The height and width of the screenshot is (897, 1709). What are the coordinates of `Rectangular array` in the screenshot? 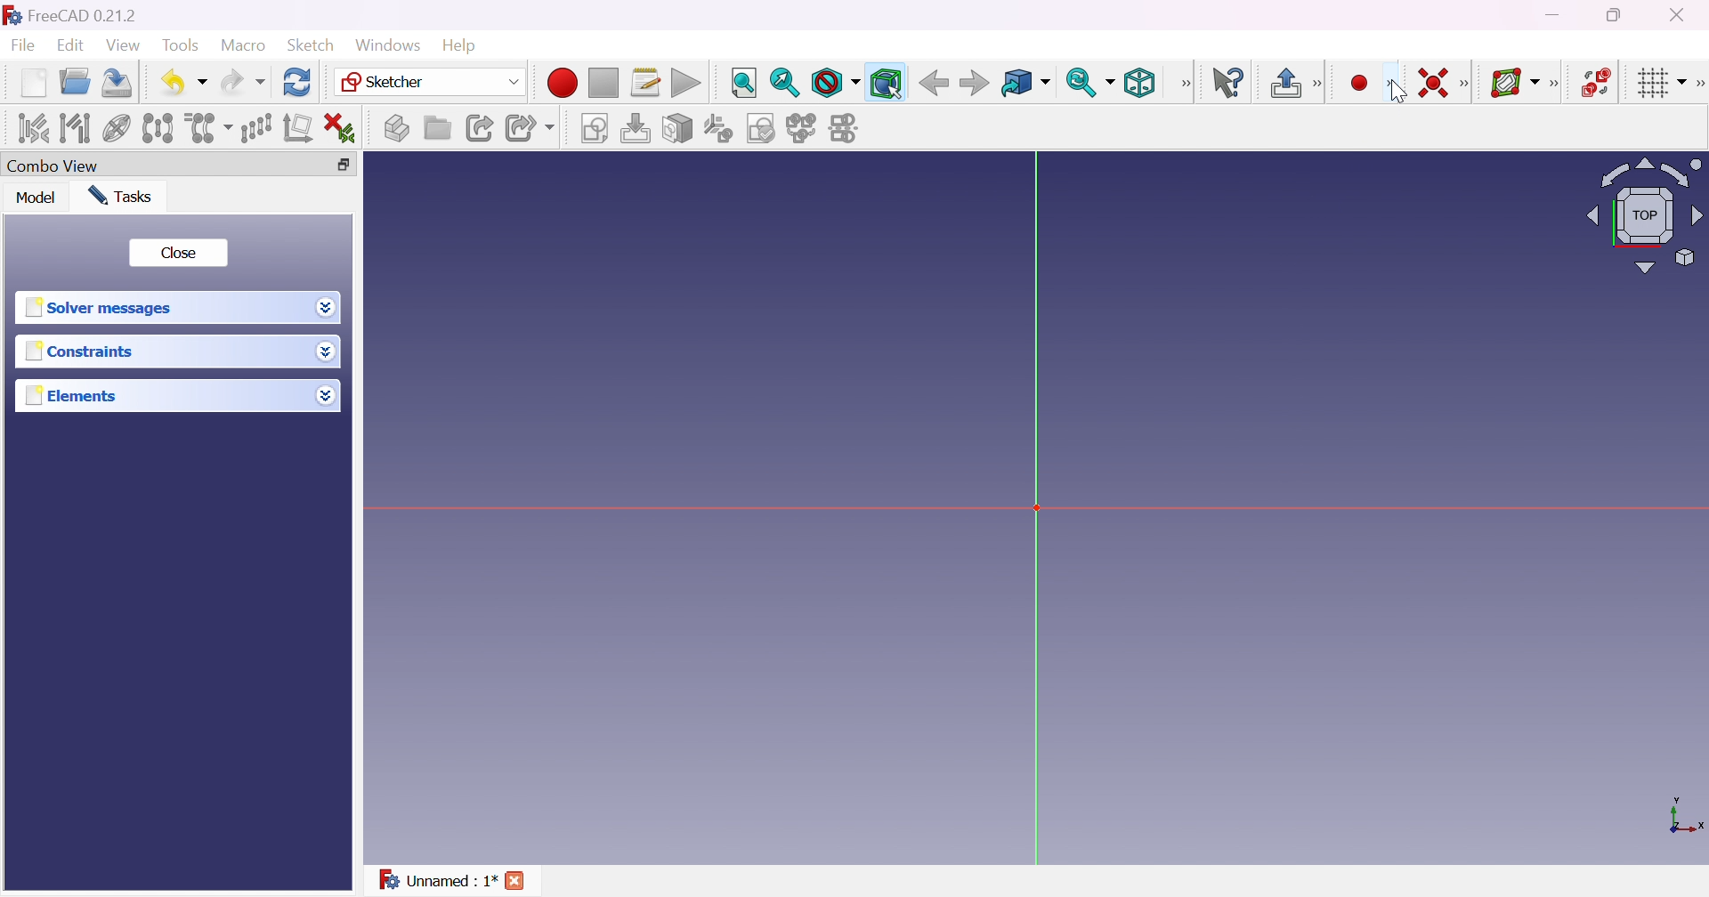 It's located at (255, 129).